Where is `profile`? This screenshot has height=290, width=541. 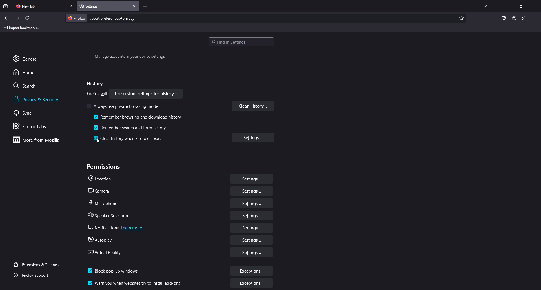
profile is located at coordinates (514, 18).